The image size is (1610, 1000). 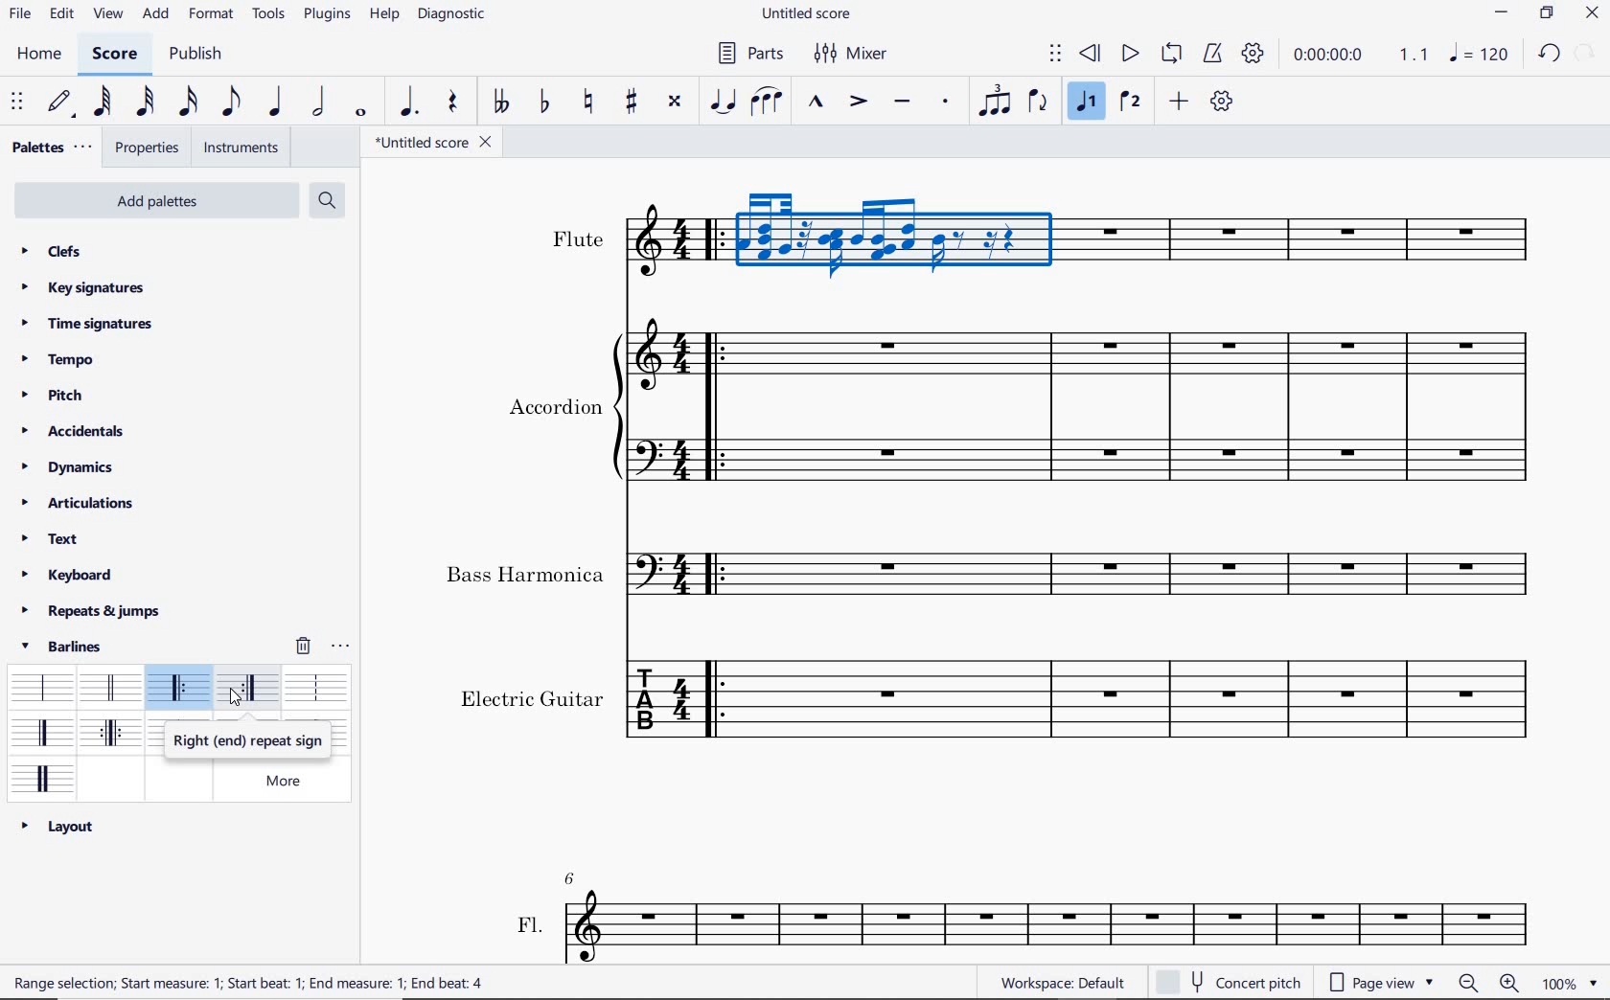 I want to click on dashed barline, so click(x=316, y=686).